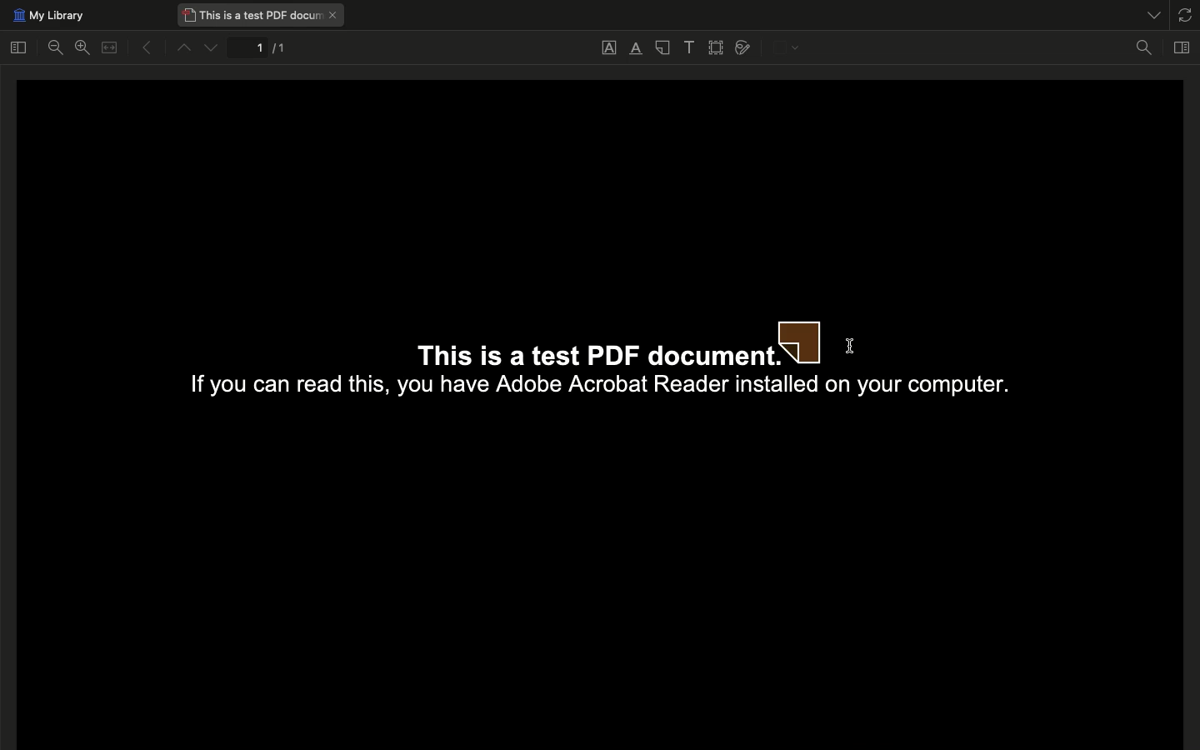 The image size is (1200, 750). I want to click on 1/1, so click(262, 50).